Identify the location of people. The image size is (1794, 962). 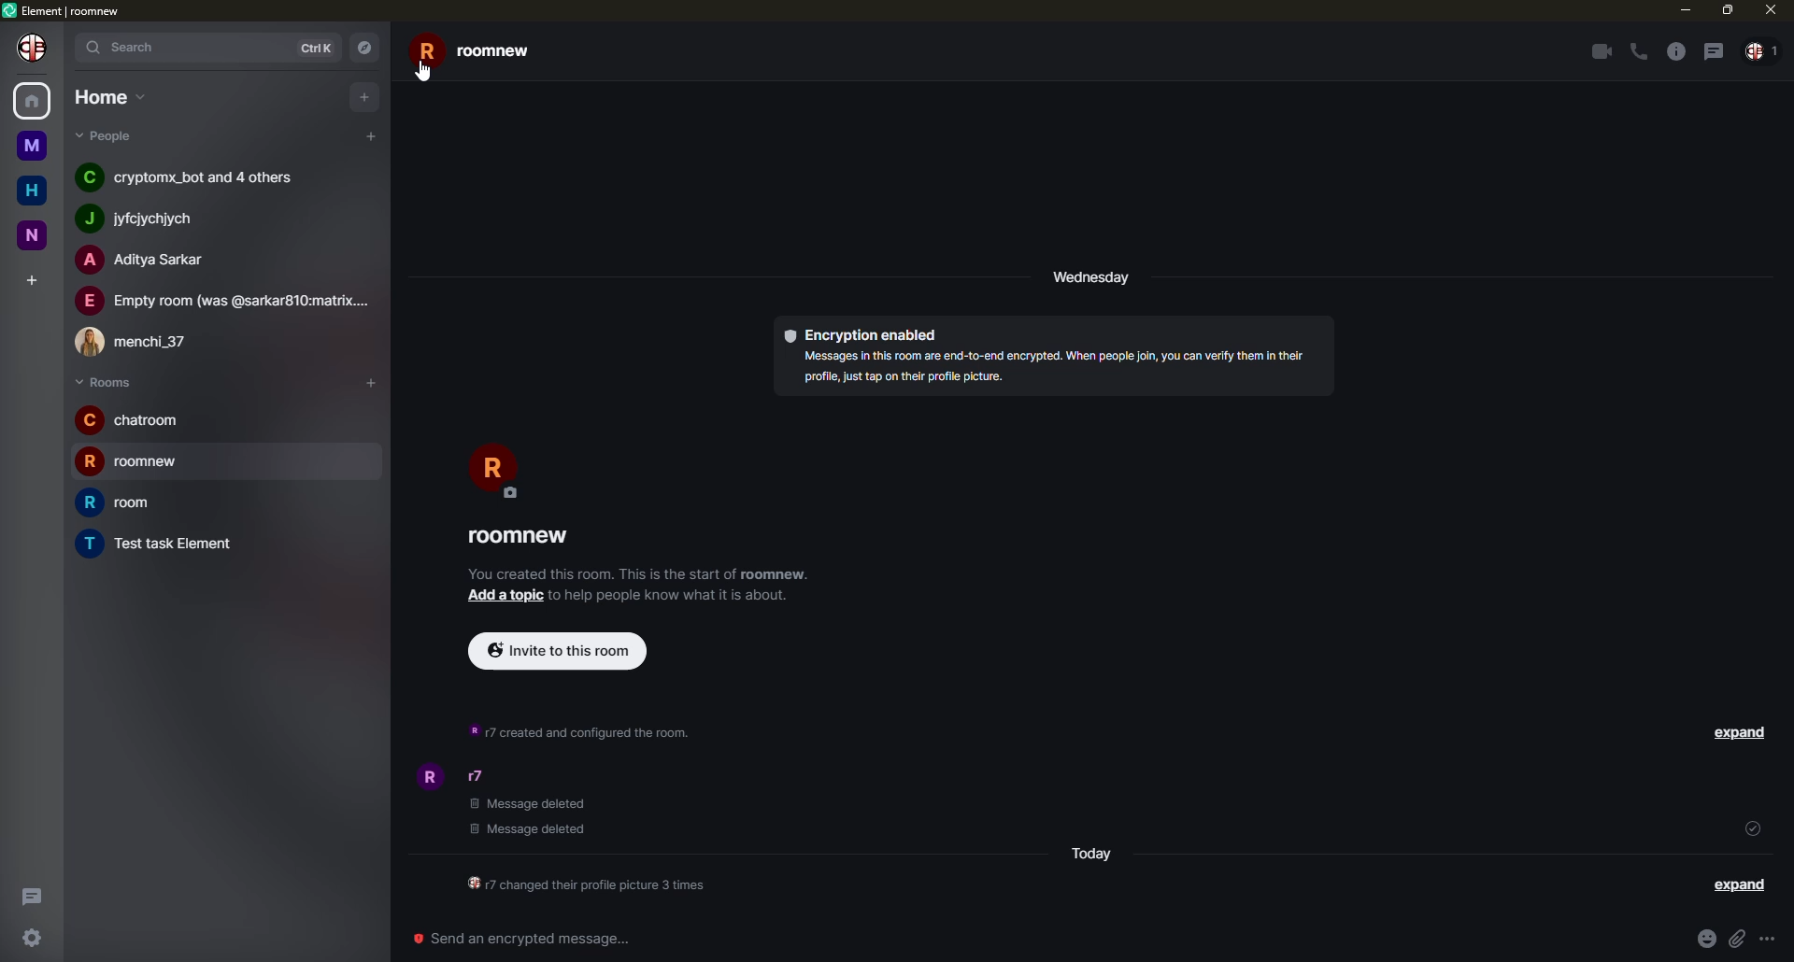
(193, 177).